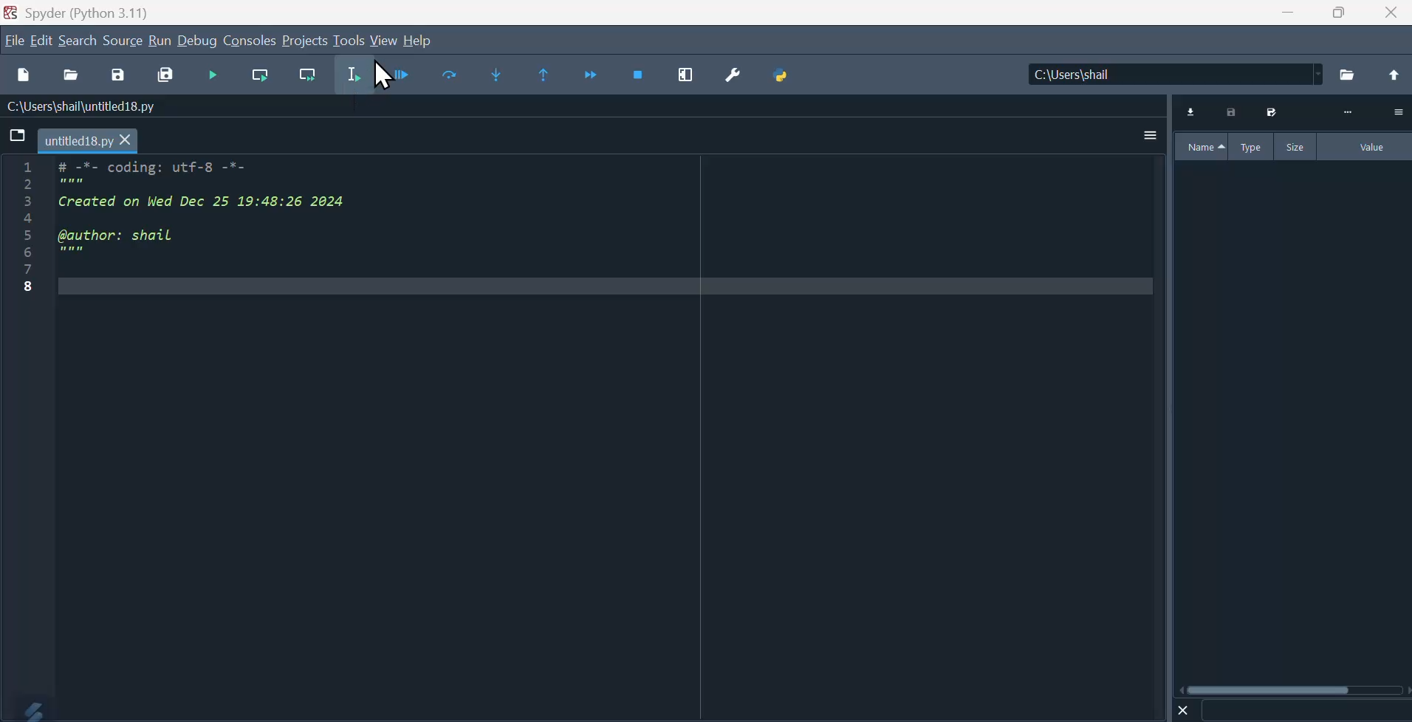 The width and height of the screenshot is (1412, 722). I want to click on Find next, so click(493, 74).